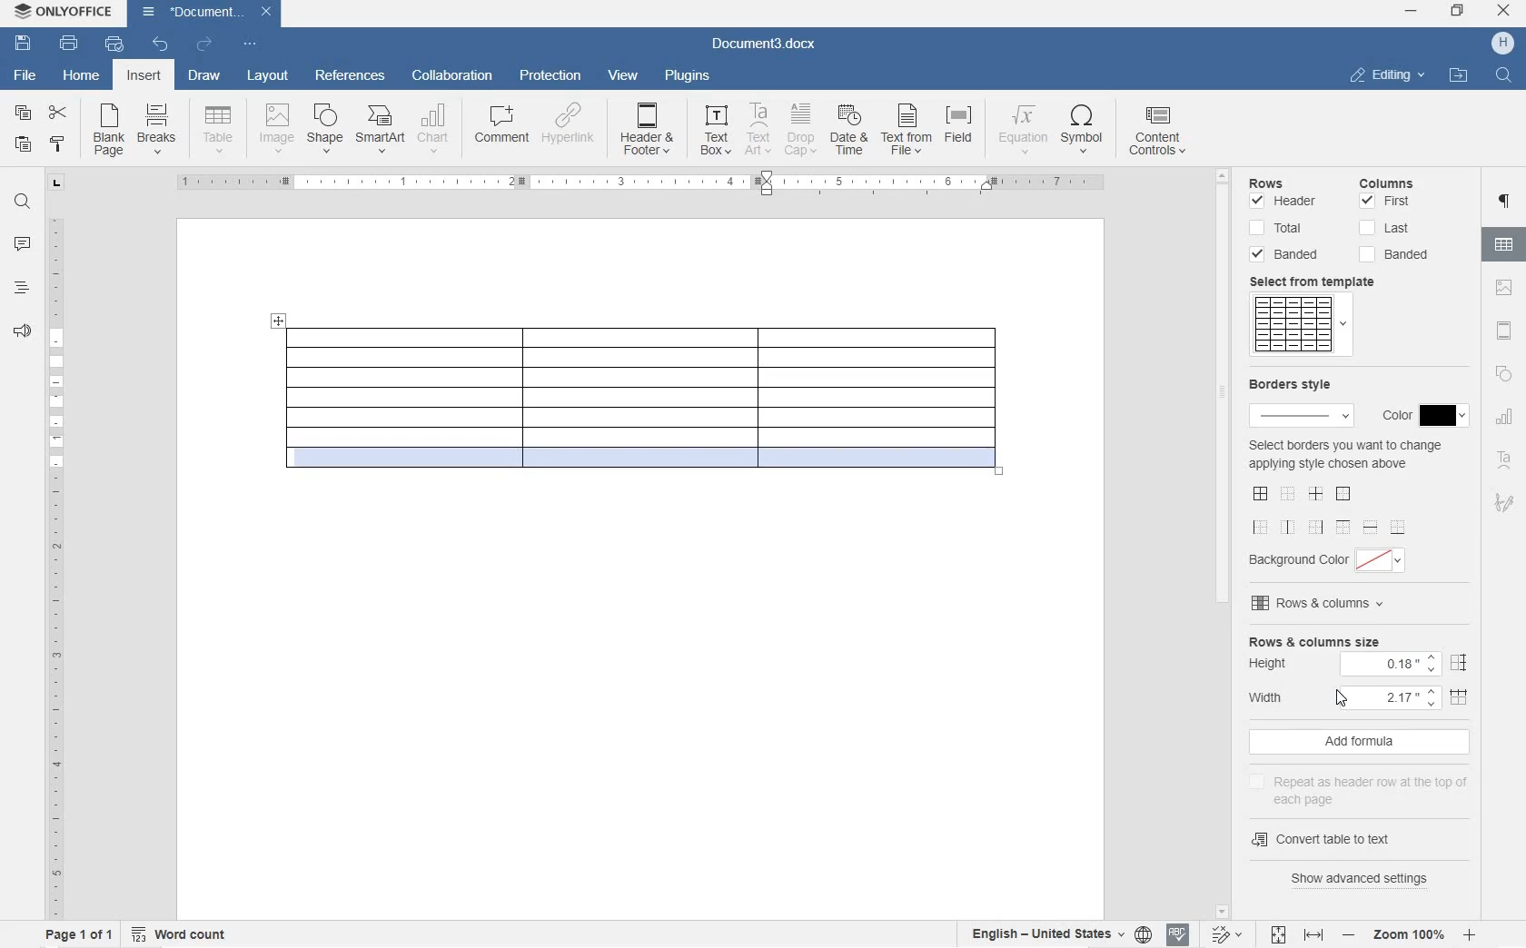  Describe the element at coordinates (1058, 933) in the screenshot. I see `SET TEXT OR DOCUMENT LANGUAGE` at that location.